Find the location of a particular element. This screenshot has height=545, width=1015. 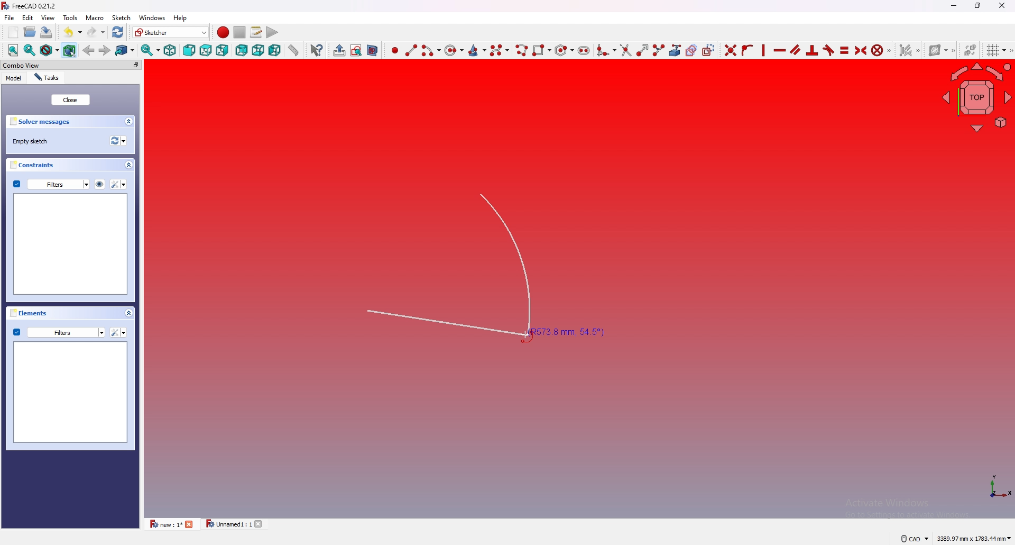

split edge is located at coordinates (658, 49).